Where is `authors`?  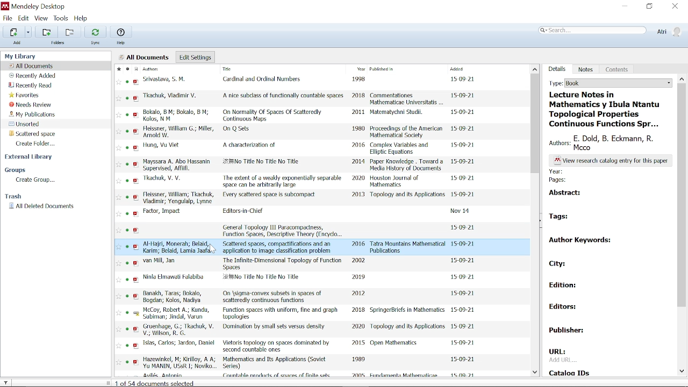
authors is located at coordinates (177, 116).